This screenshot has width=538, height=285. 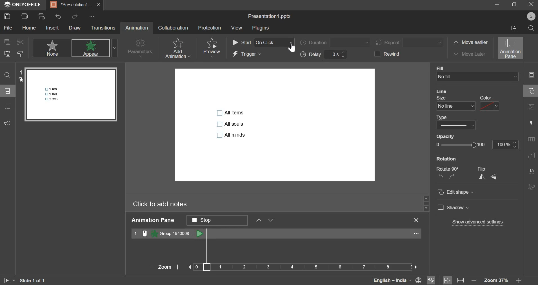 What do you see at coordinates (487, 176) in the screenshot?
I see `flip` at bounding box center [487, 176].